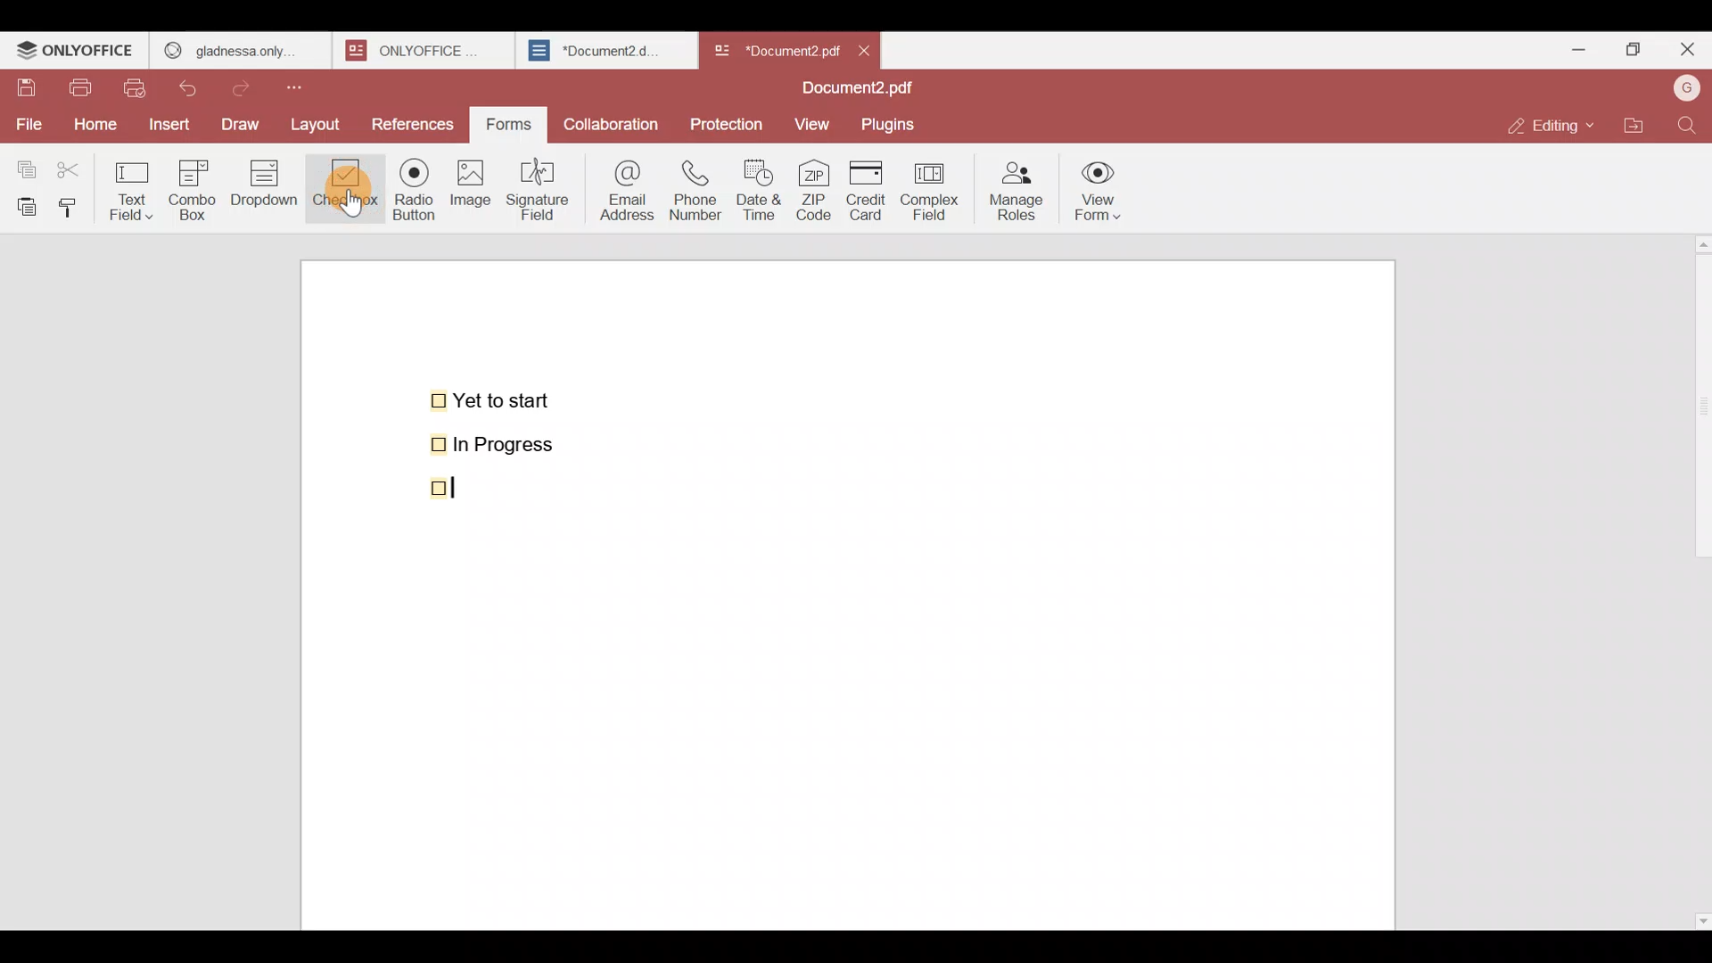 This screenshot has width=1712, height=963. I want to click on View form, so click(1100, 192).